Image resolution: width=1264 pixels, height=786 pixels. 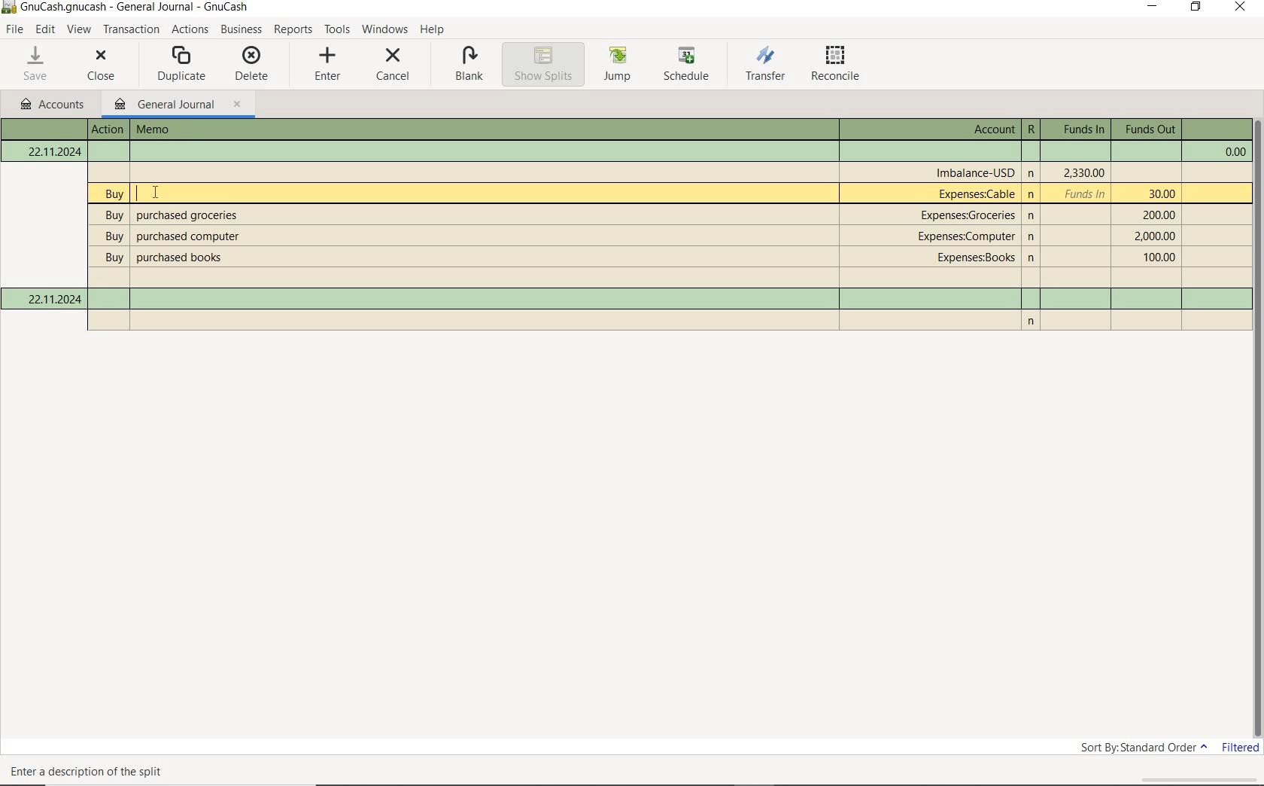 What do you see at coordinates (337, 30) in the screenshot?
I see `TOOLS` at bounding box center [337, 30].